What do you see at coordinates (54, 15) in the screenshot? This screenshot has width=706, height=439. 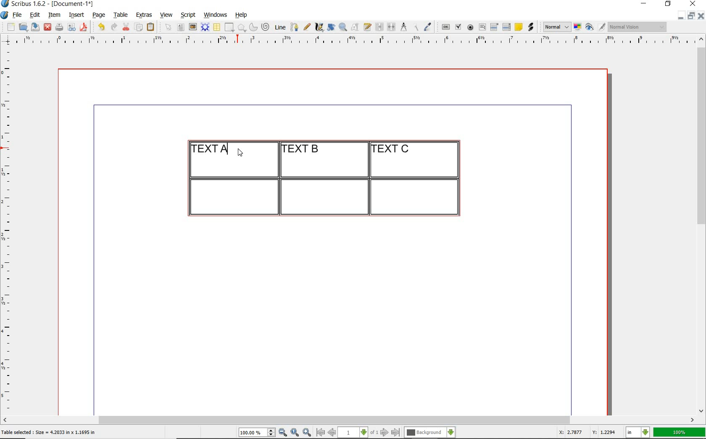 I see `item` at bounding box center [54, 15].